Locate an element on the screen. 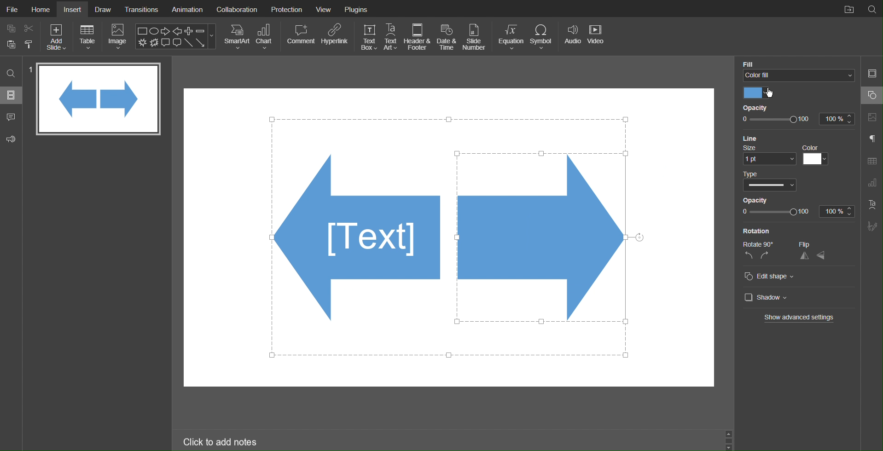  100% opacity is located at coordinates (798, 120).